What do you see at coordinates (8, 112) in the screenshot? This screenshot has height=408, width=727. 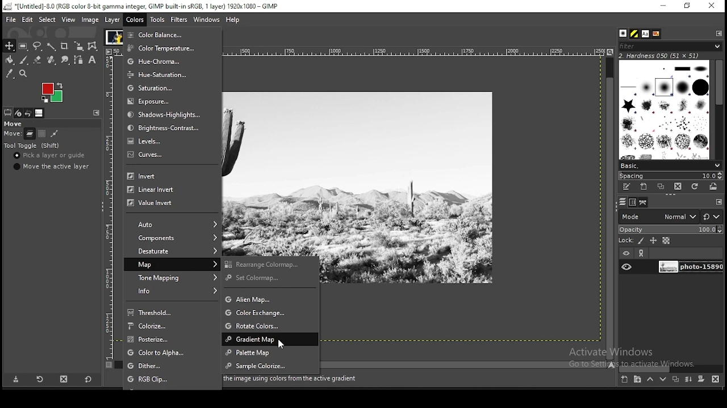 I see `tool selection` at bounding box center [8, 112].